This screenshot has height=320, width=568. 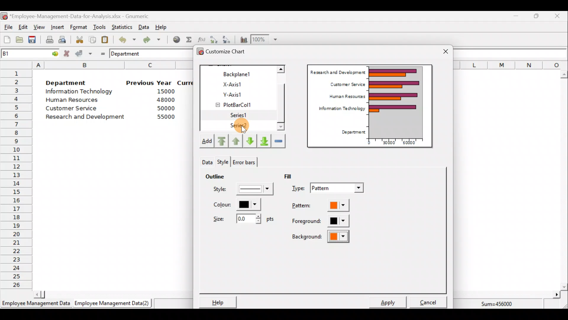 I want to click on Help, so click(x=217, y=302).